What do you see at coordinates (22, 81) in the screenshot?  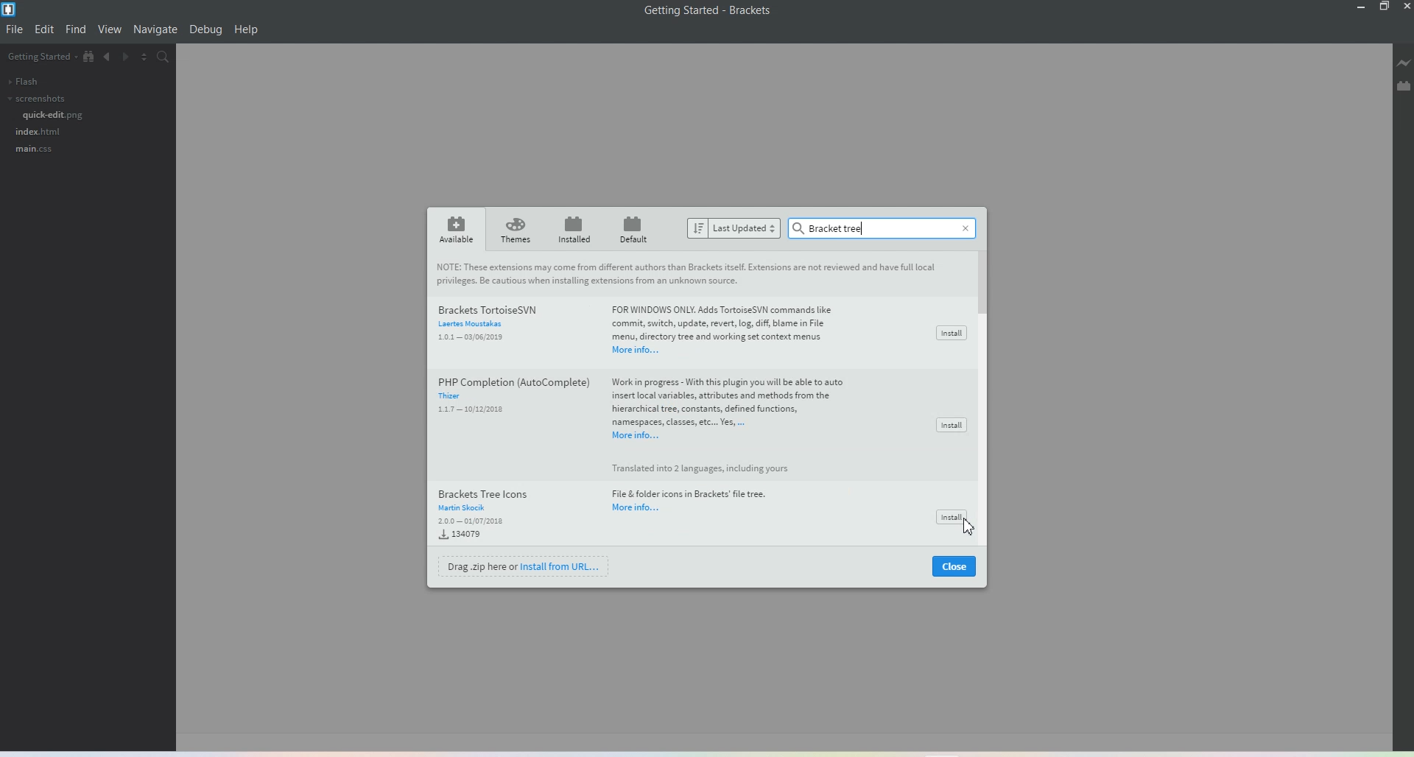 I see `Flash` at bounding box center [22, 81].